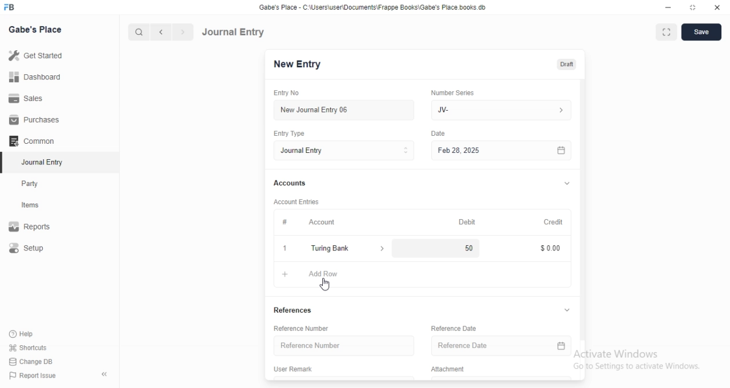  I want to click on Purchases, so click(36, 120).